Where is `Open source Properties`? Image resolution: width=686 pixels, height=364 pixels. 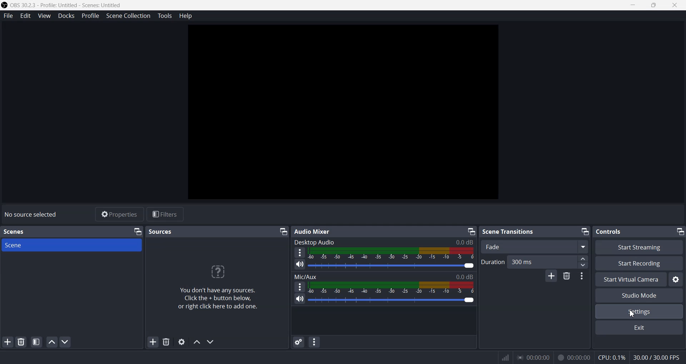
Open source Properties is located at coordinates (182, 342).